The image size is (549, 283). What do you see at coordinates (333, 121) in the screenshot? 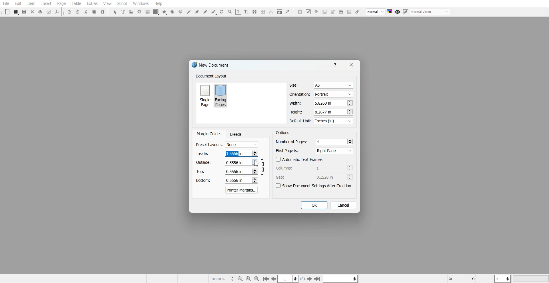
I see `Inches` at bounding box center [333, 121].